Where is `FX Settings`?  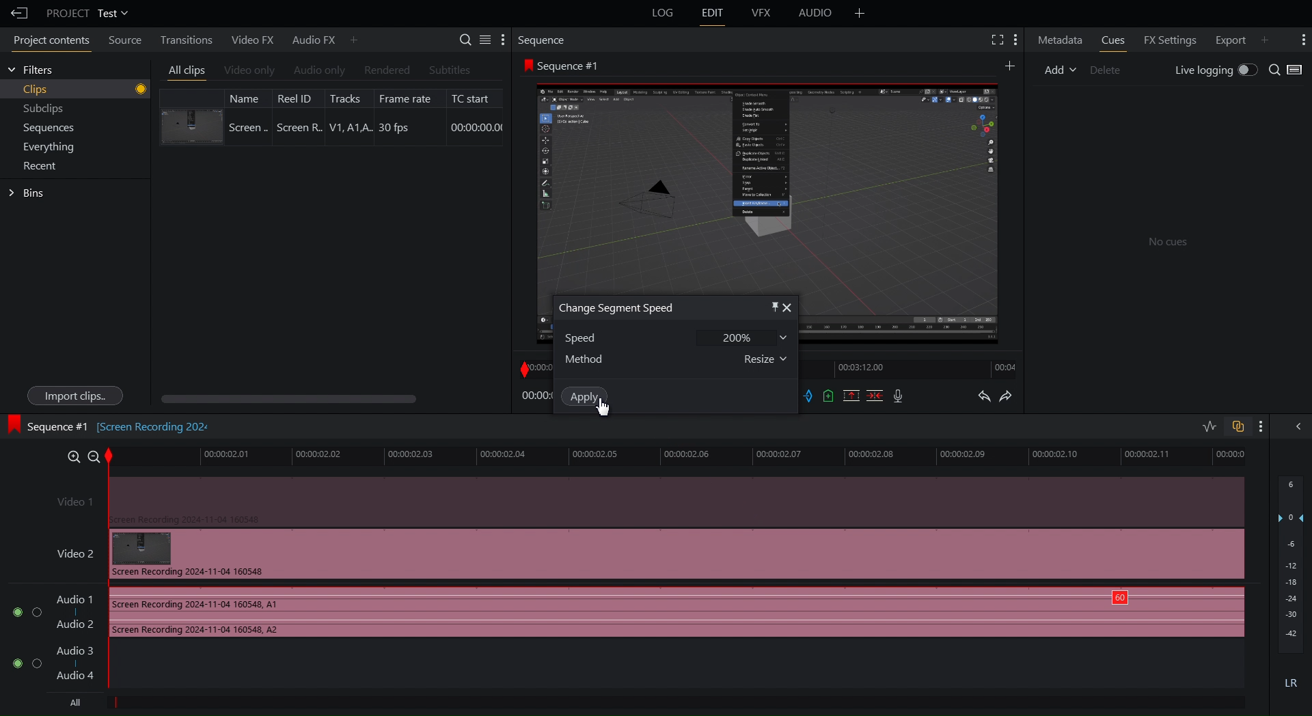 FX Settings is located at coordinates (1168, 38).